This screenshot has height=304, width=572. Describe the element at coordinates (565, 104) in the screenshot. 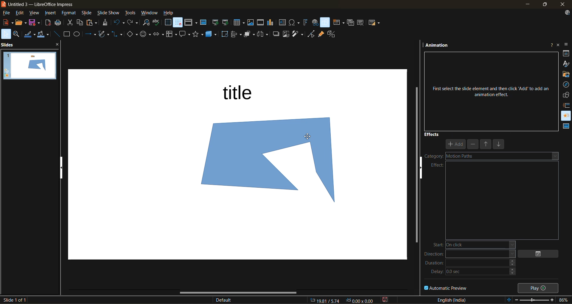

I see `slide transition` at that location.